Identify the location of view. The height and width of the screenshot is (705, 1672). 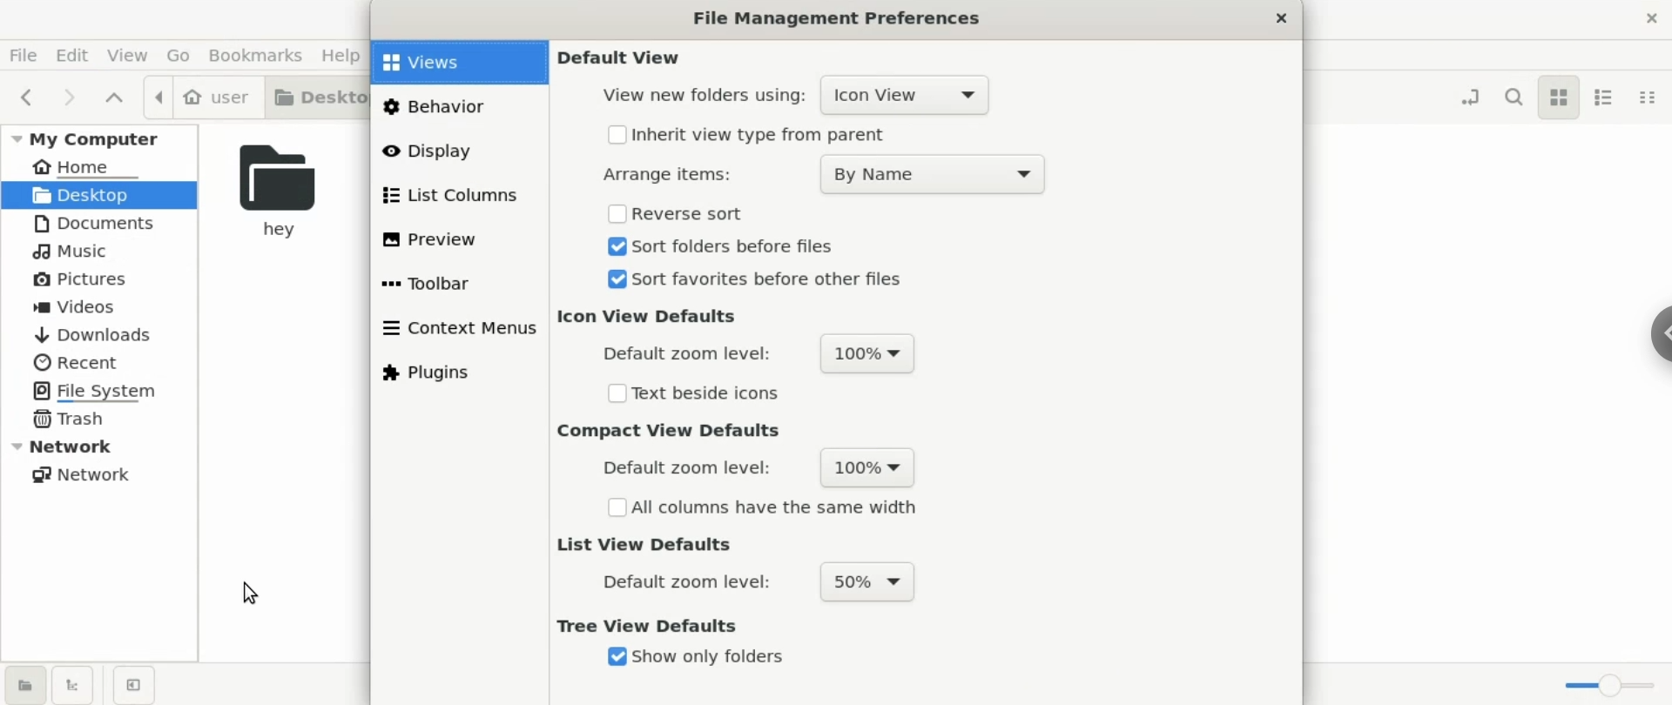
(131, 56).